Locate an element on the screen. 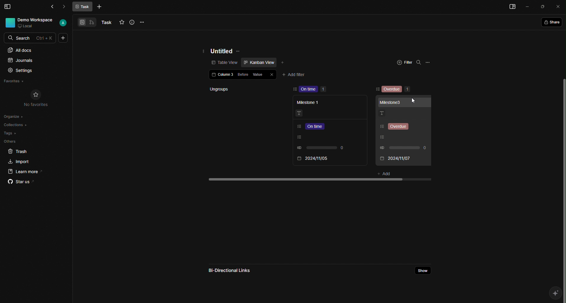 The height and width of the screenshot is (303, 566). sort is located at coordinates (295, 89).